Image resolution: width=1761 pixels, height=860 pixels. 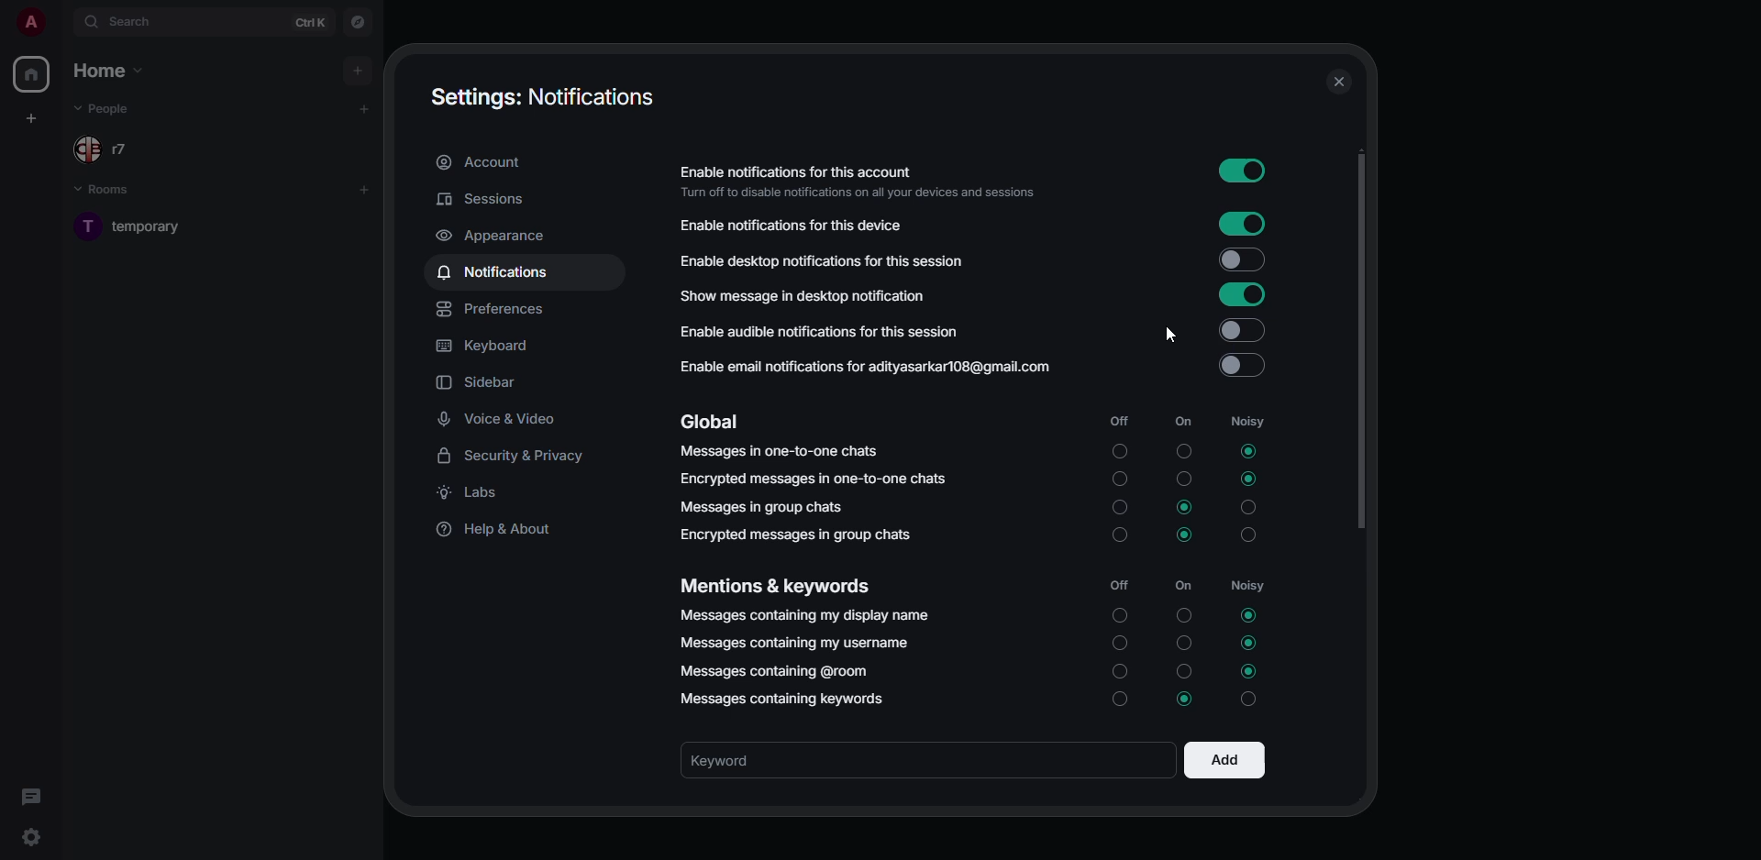 What do you see at coordinates (1122, 702) in the screenshot?
I see `Off Unselected` at bounding box center [1122, 702].